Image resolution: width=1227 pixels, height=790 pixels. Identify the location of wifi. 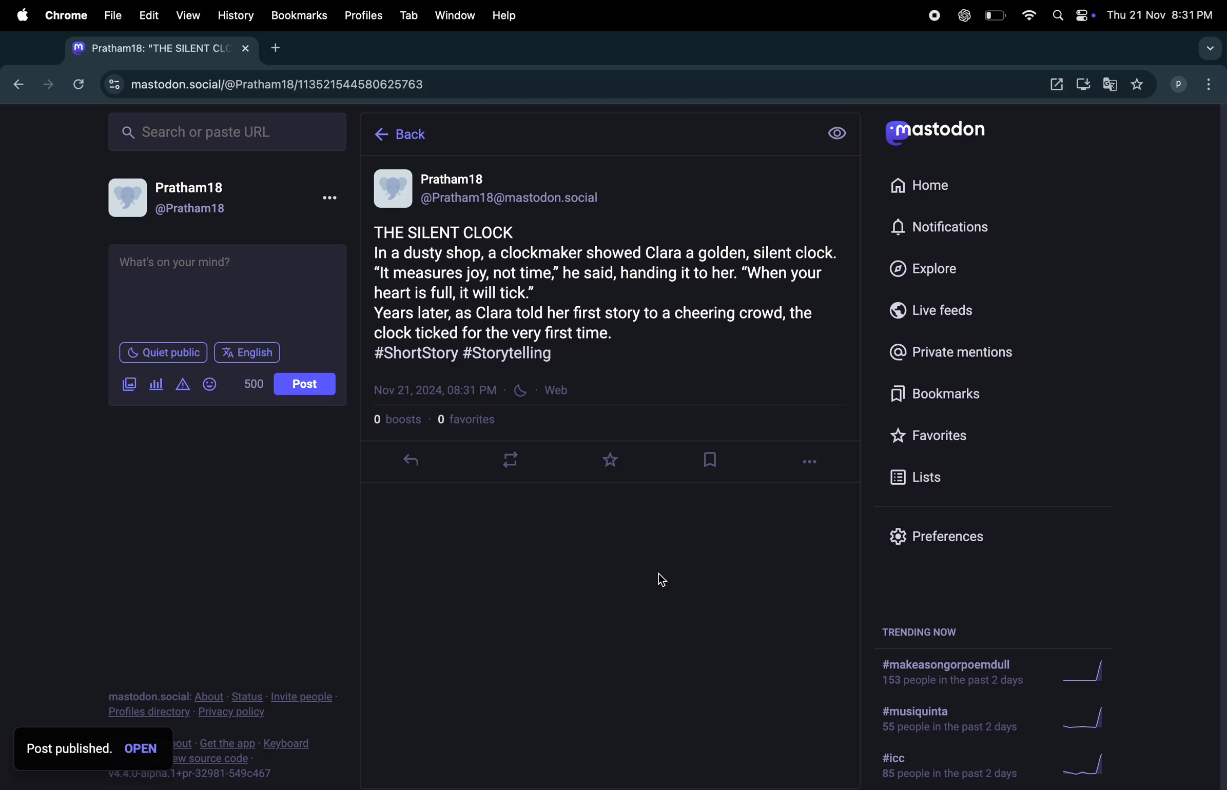
(1030, 17).